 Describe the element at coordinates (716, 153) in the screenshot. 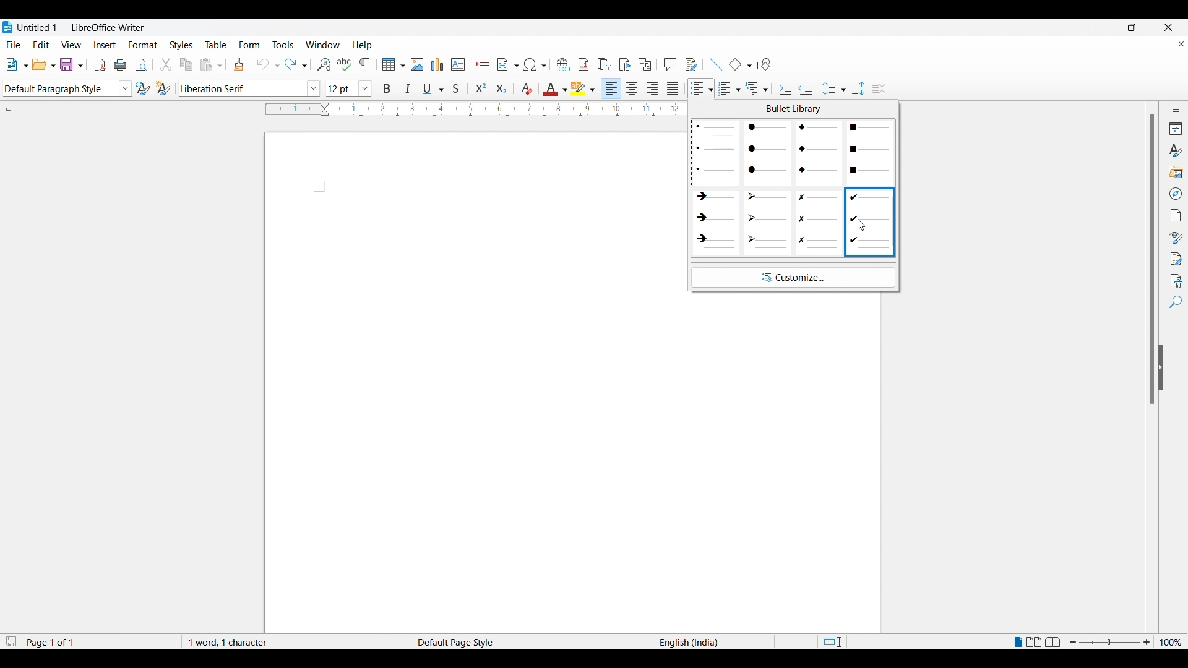

I see `Pointer unordered bullets` at that location.